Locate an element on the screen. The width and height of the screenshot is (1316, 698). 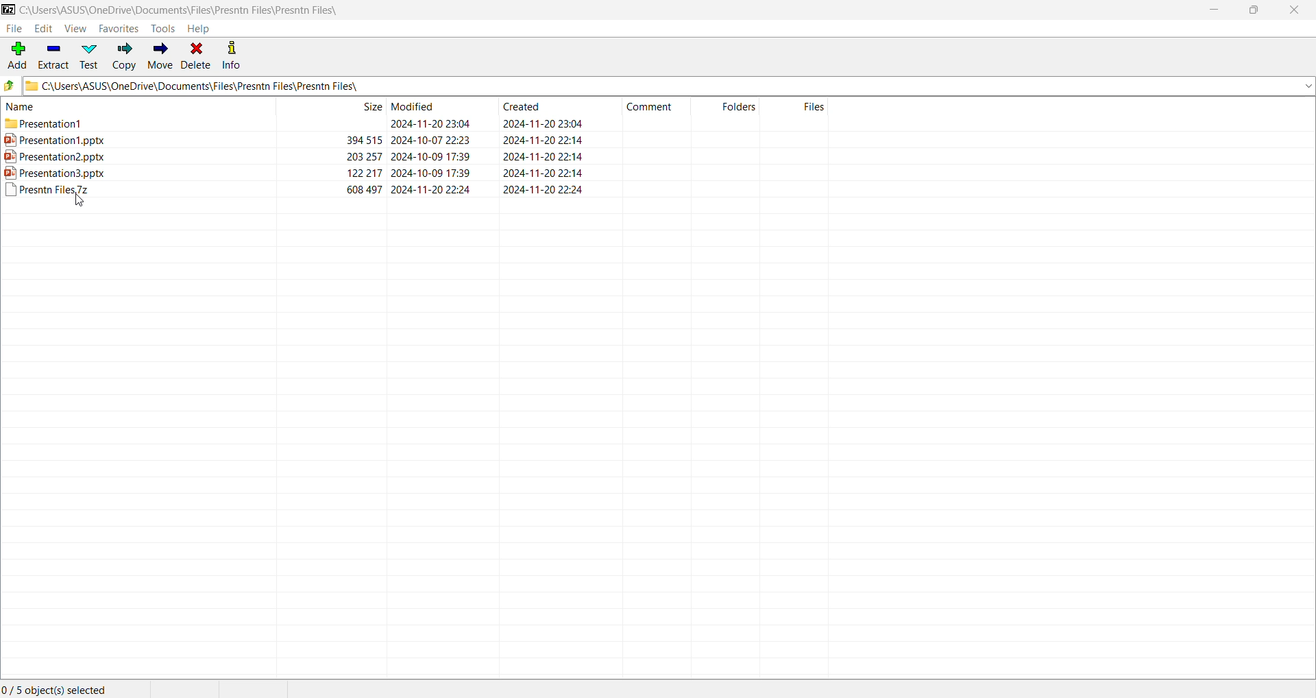
 Presntn Files 7z is located at coordinates (53, 193).